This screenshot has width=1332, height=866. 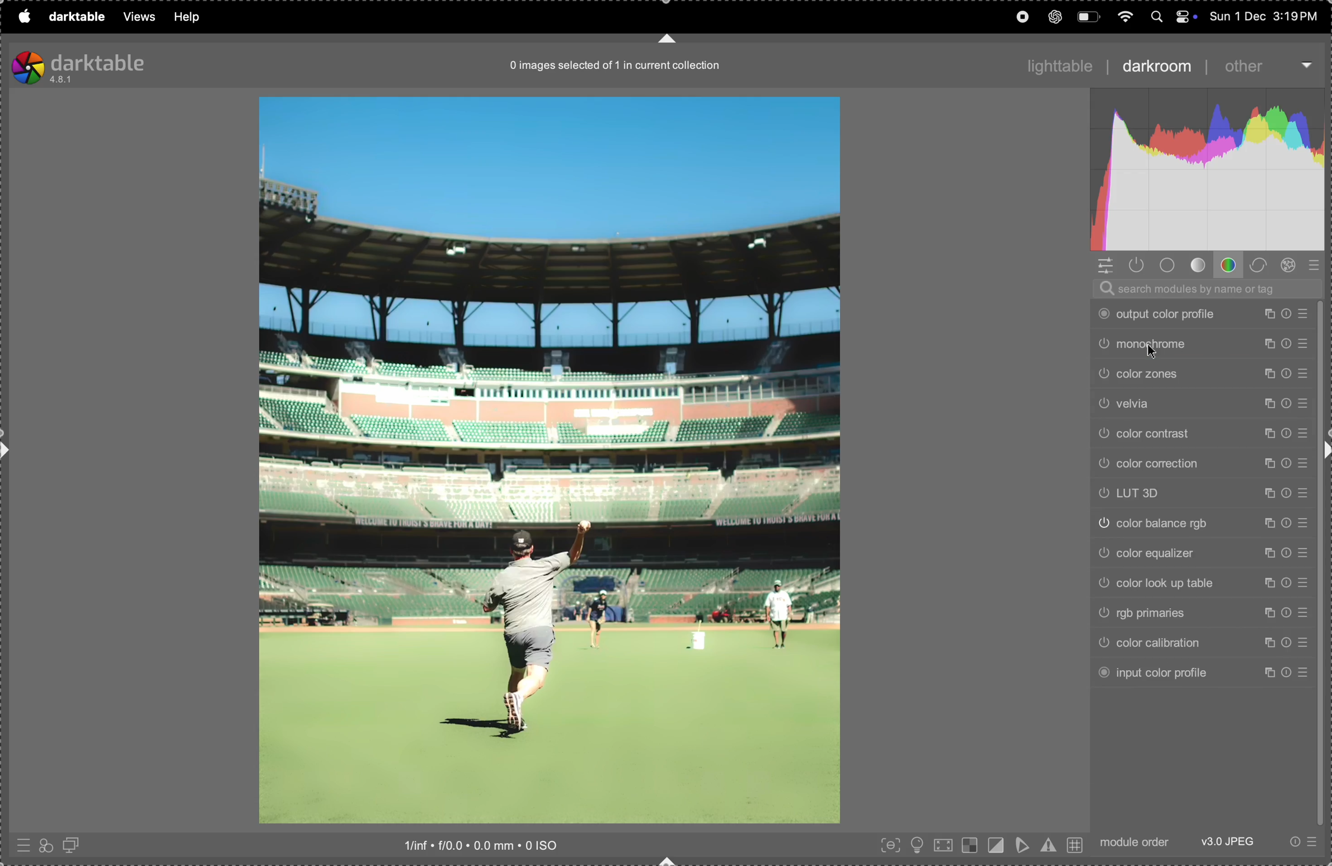 I want to click on v3 jpeg, so click(x=1226, y=841).